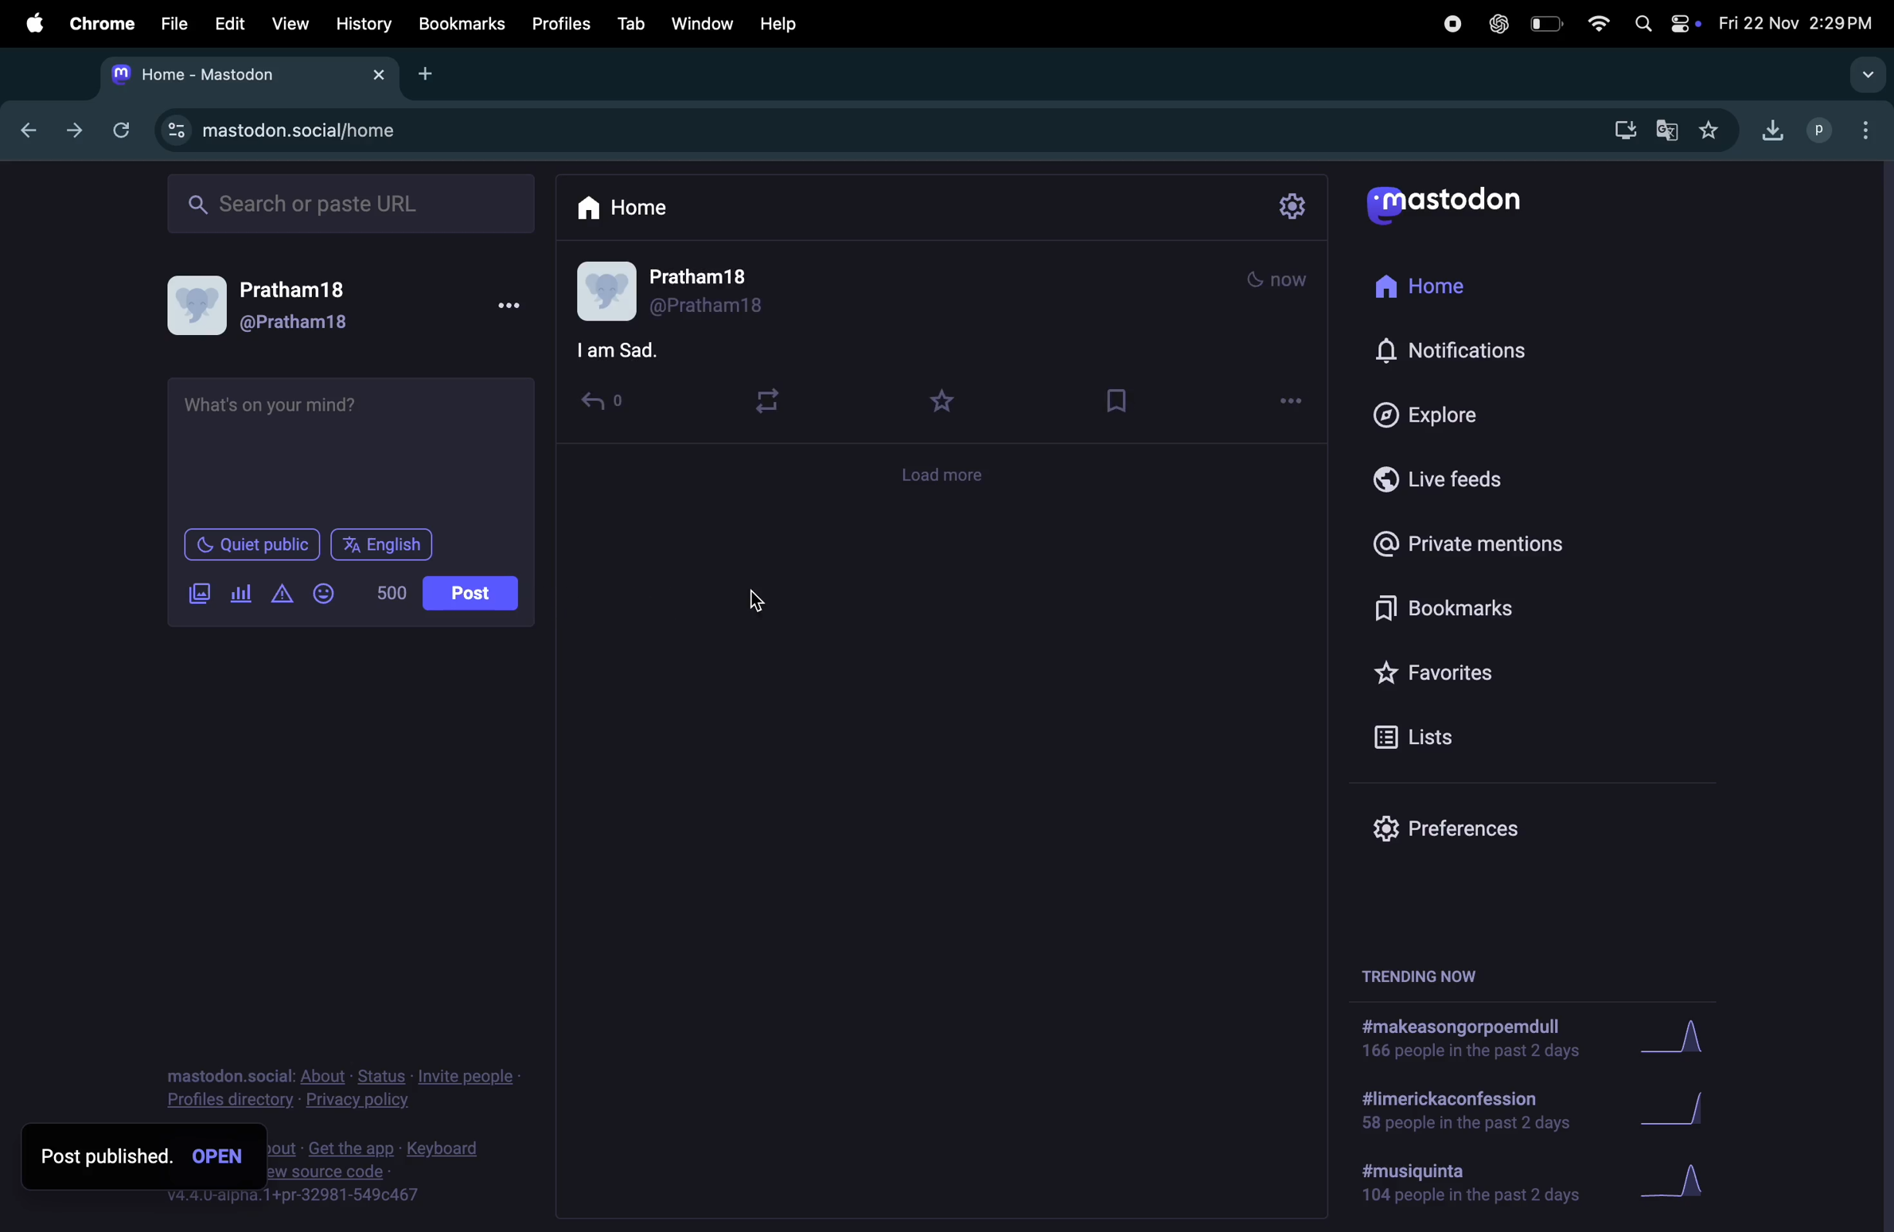 Image resolution: width=1894 pixels, height=1232 pixels. What do you see at coordinates (1471, 1112) in the screenshot?
I see `hashtags` at bounding box center [1471, 1112].